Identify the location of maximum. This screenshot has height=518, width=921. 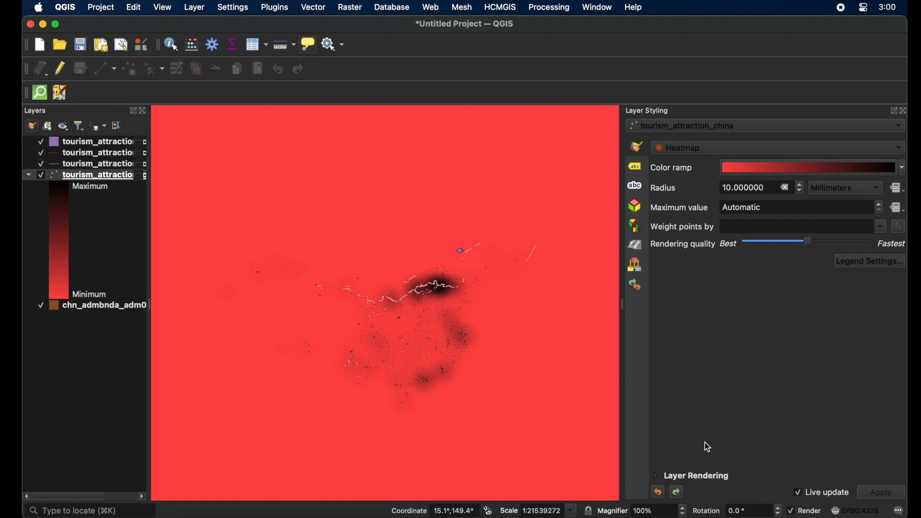
(95, 187).